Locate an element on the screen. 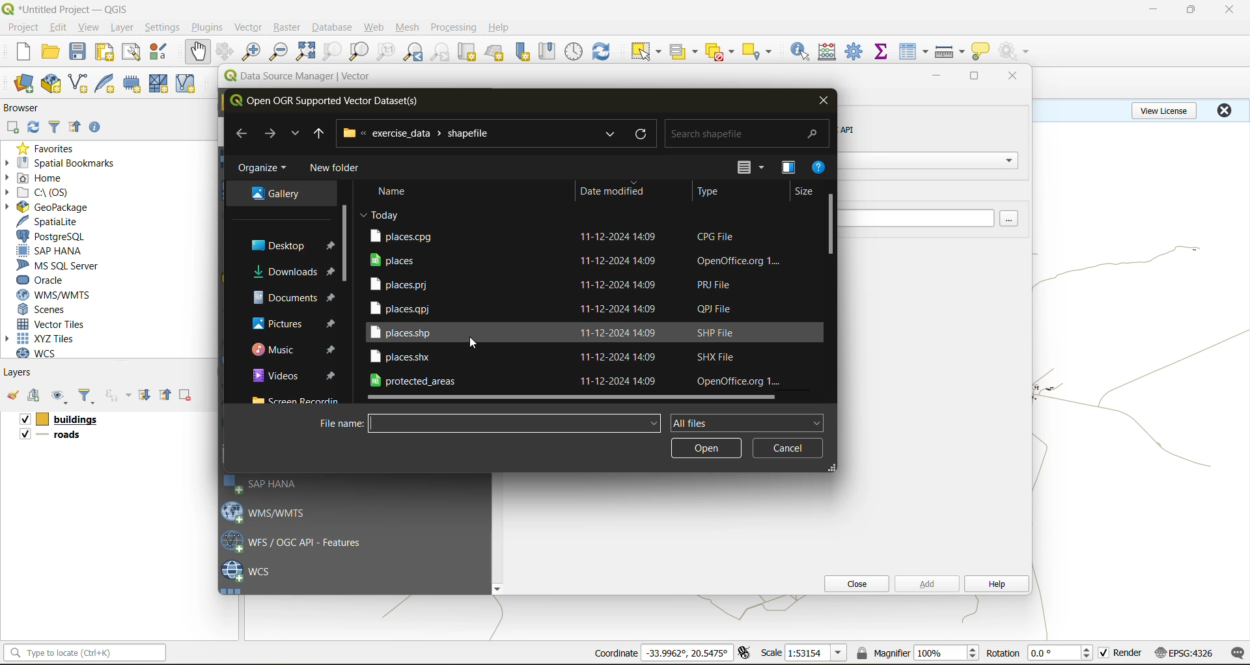 This screenshot has width=1250, height=665. view is located at coordinates (89, 29).